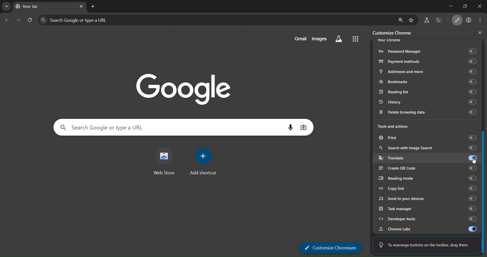  What do you see at coordinates (427, 168) in the screenshot?
I see `create QR code` at bounding box center [427, 168].